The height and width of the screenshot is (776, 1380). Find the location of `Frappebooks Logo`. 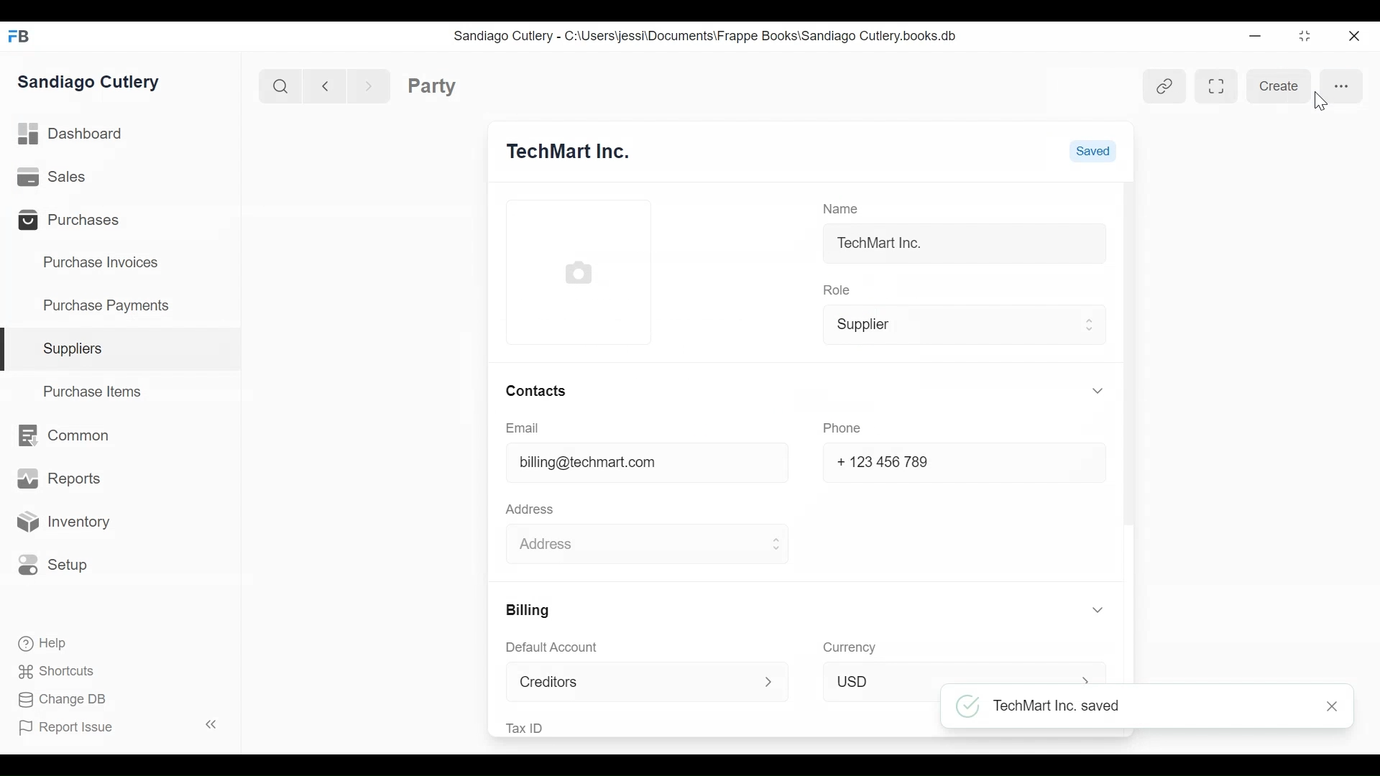

Frappebooks Logo is located at coordinates (21, 37).